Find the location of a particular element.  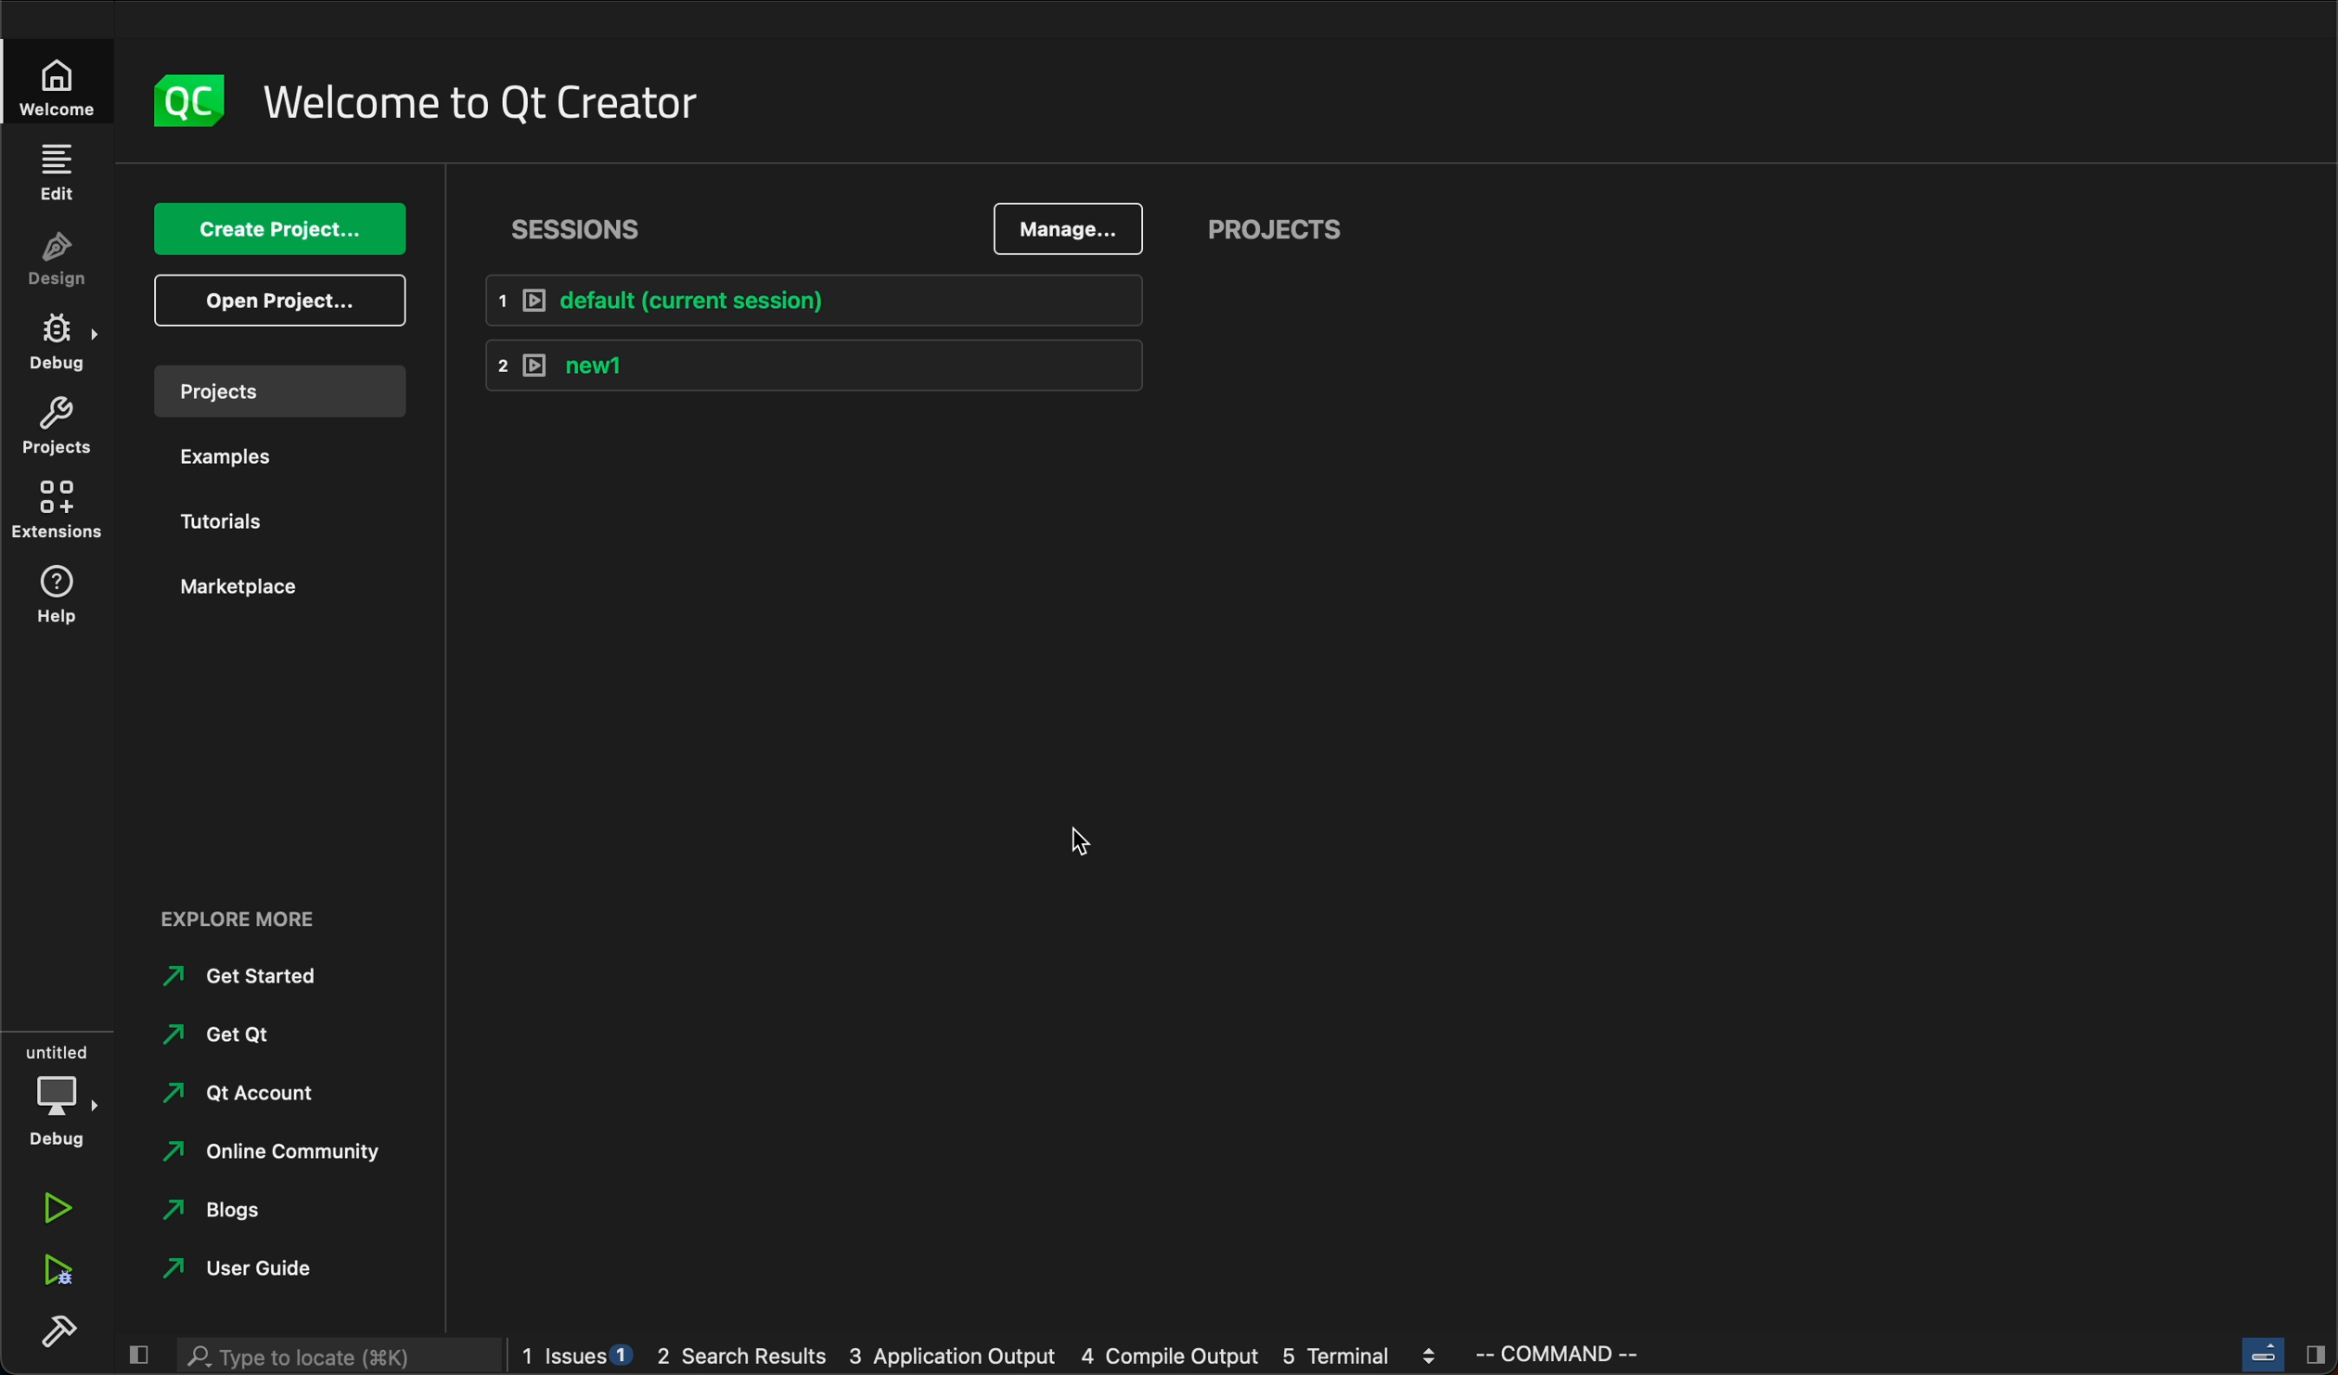

close slide bar is located at coordinates (136, 1356).